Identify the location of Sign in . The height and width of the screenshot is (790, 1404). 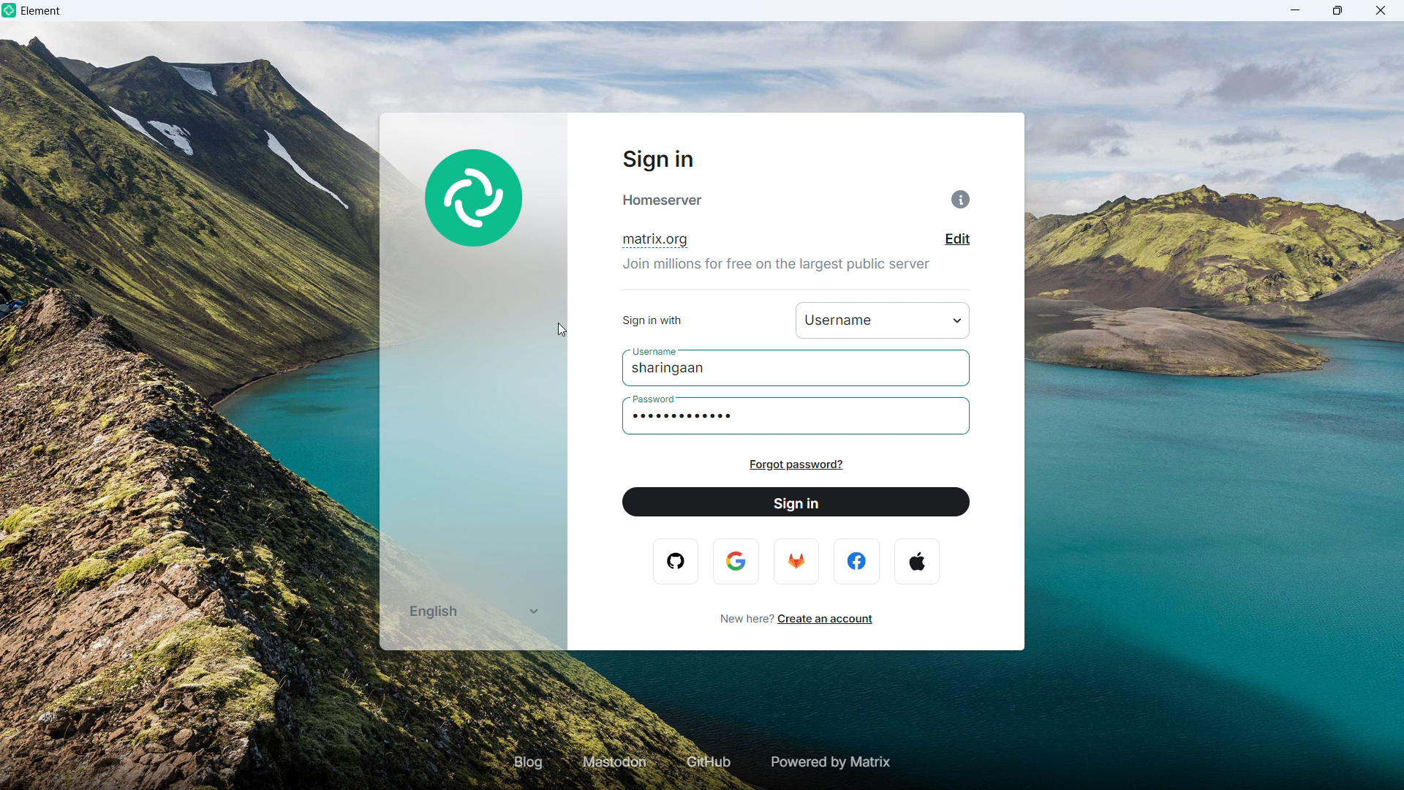
(796, 503).